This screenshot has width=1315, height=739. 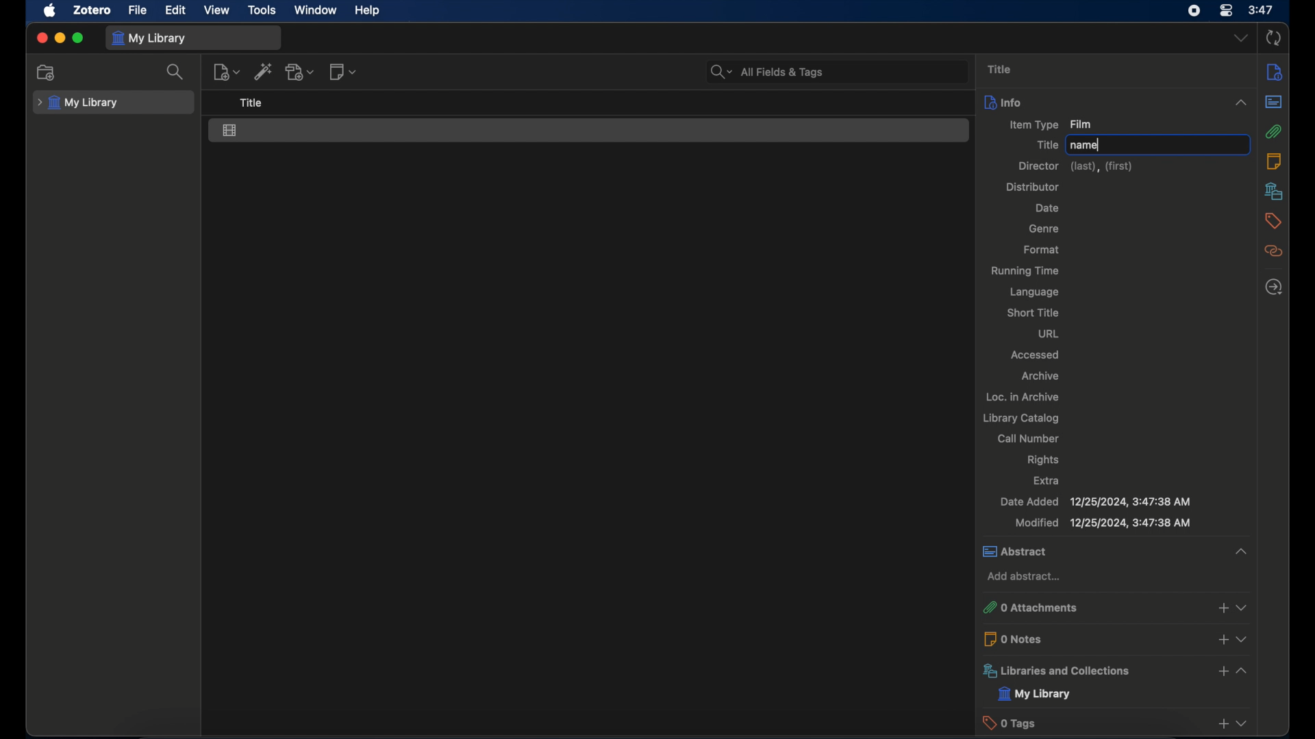 I want to click on typing cursor, so click(x=1108, y=146).